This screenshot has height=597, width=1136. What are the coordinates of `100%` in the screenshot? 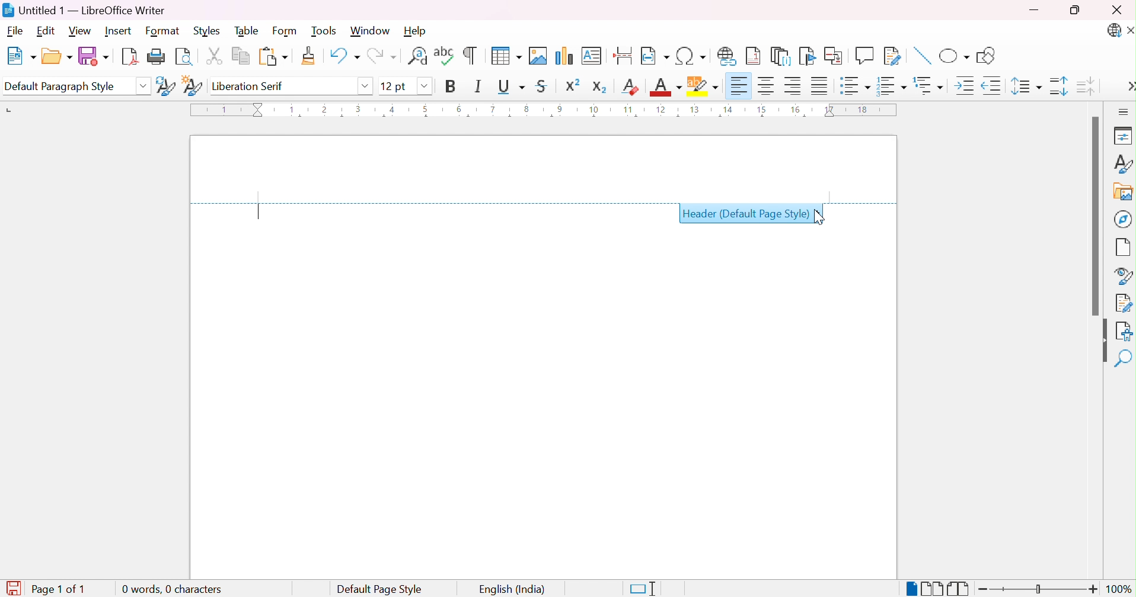 It's located at (1119, 589).